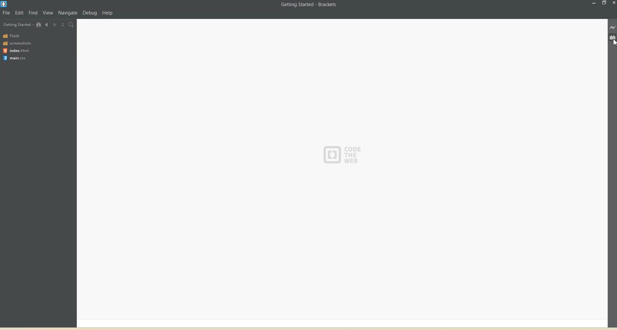 The width and height of the screenshot is (617, 330). Describe the element at coordinates (71, 25) in the screenshot. I see `Find in files` at that location.